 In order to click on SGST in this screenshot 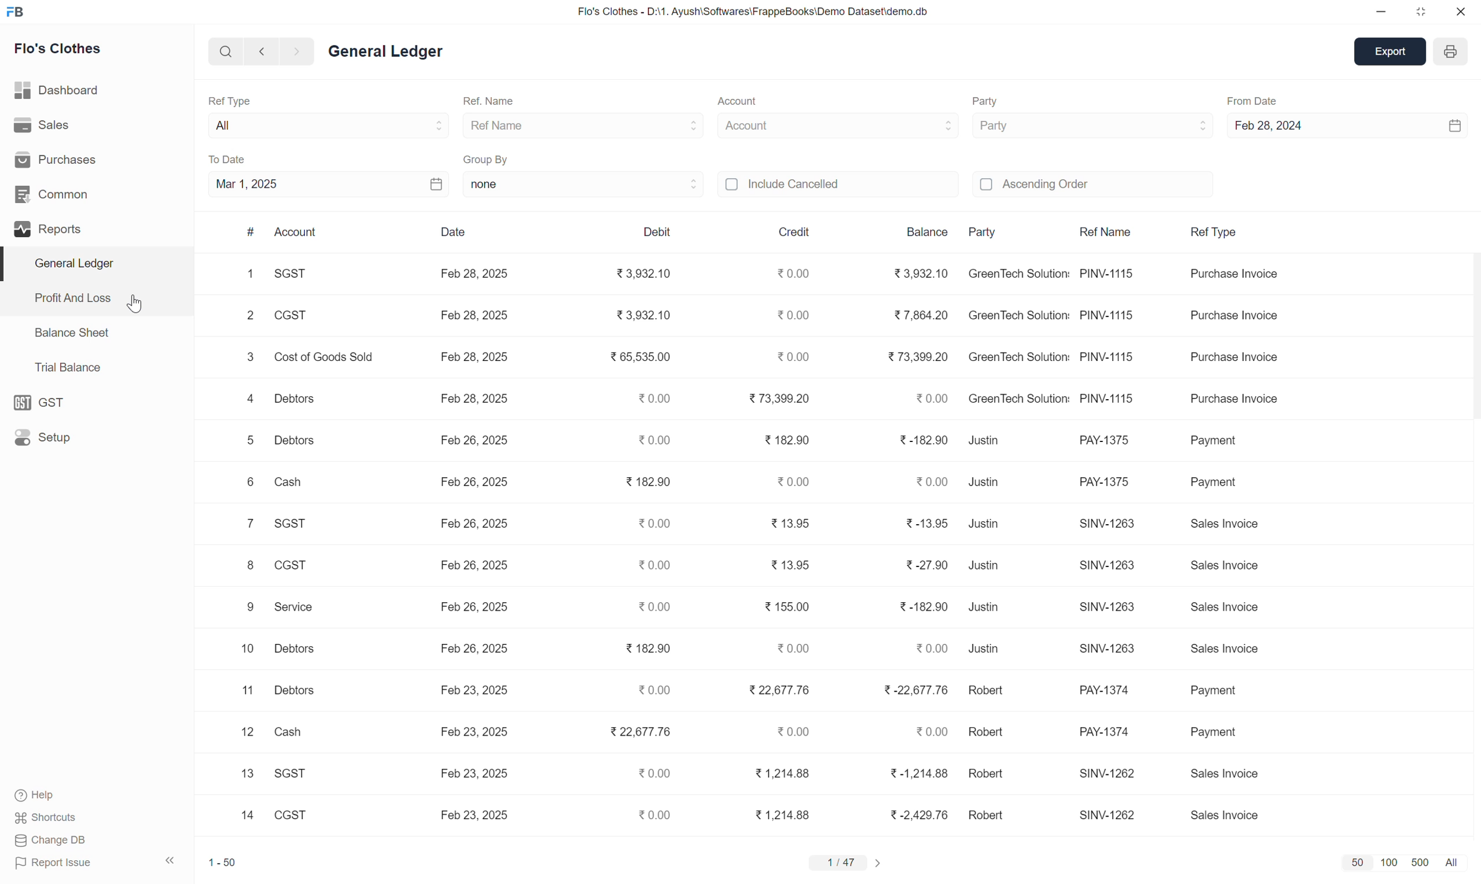, I will do `click(292, 527)`.